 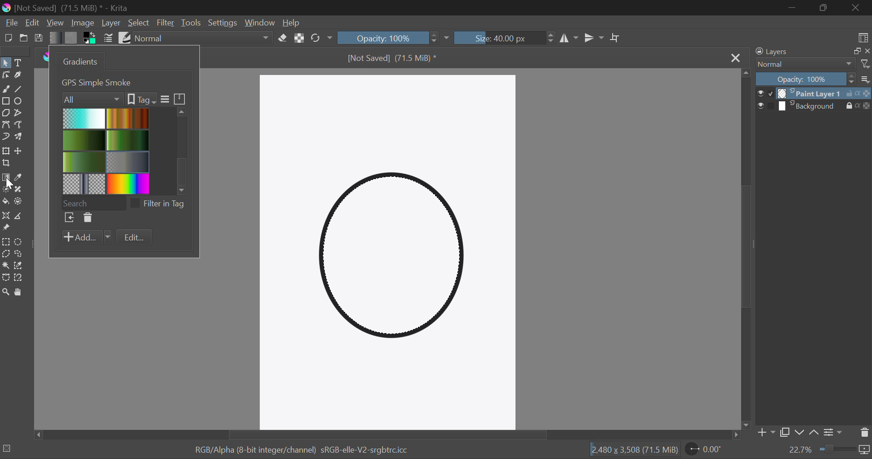 I want to click on Calligraphic Tool, so click(x=20, y=77).